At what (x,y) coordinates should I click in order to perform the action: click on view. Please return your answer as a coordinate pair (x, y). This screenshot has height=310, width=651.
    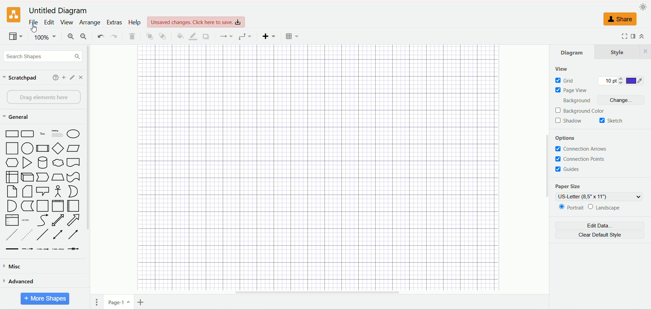
    Looking at the image, I should click on (15, 37).